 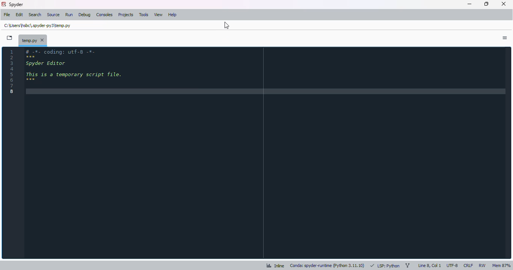 What do you see at coordinates (470, 4) in the screenshot?
I see `minimize` at bounding box center [470, 4].